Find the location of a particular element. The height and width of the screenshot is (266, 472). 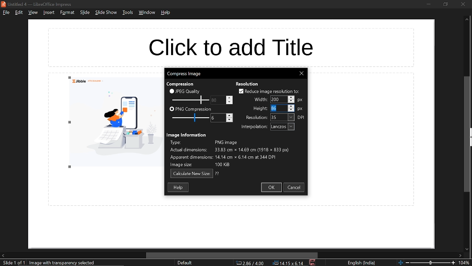

save is located at coordinates (313, 263).